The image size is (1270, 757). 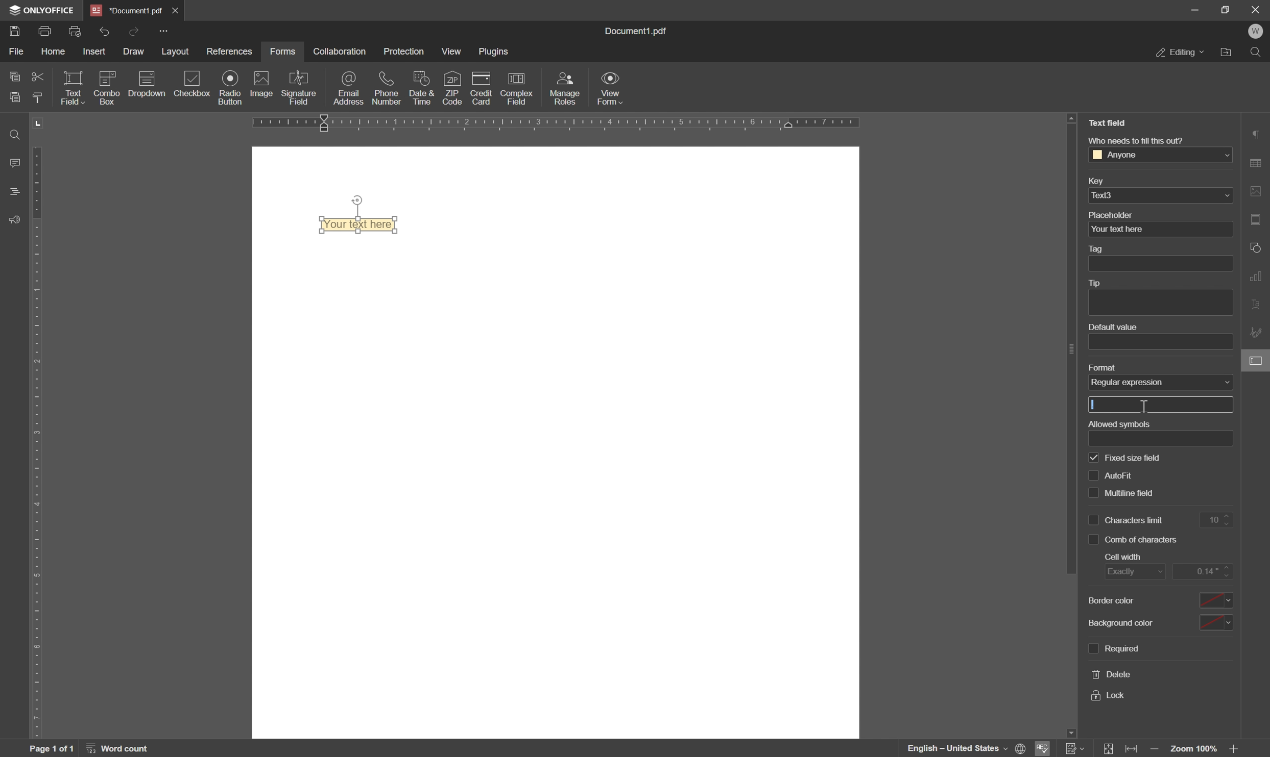 I want to click on background color, so click(x=1119, y=601).